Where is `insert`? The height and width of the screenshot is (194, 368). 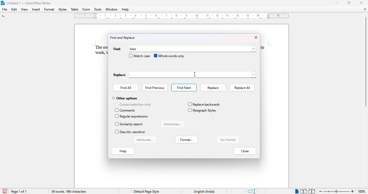 insert is located at coordinates (36, 9).